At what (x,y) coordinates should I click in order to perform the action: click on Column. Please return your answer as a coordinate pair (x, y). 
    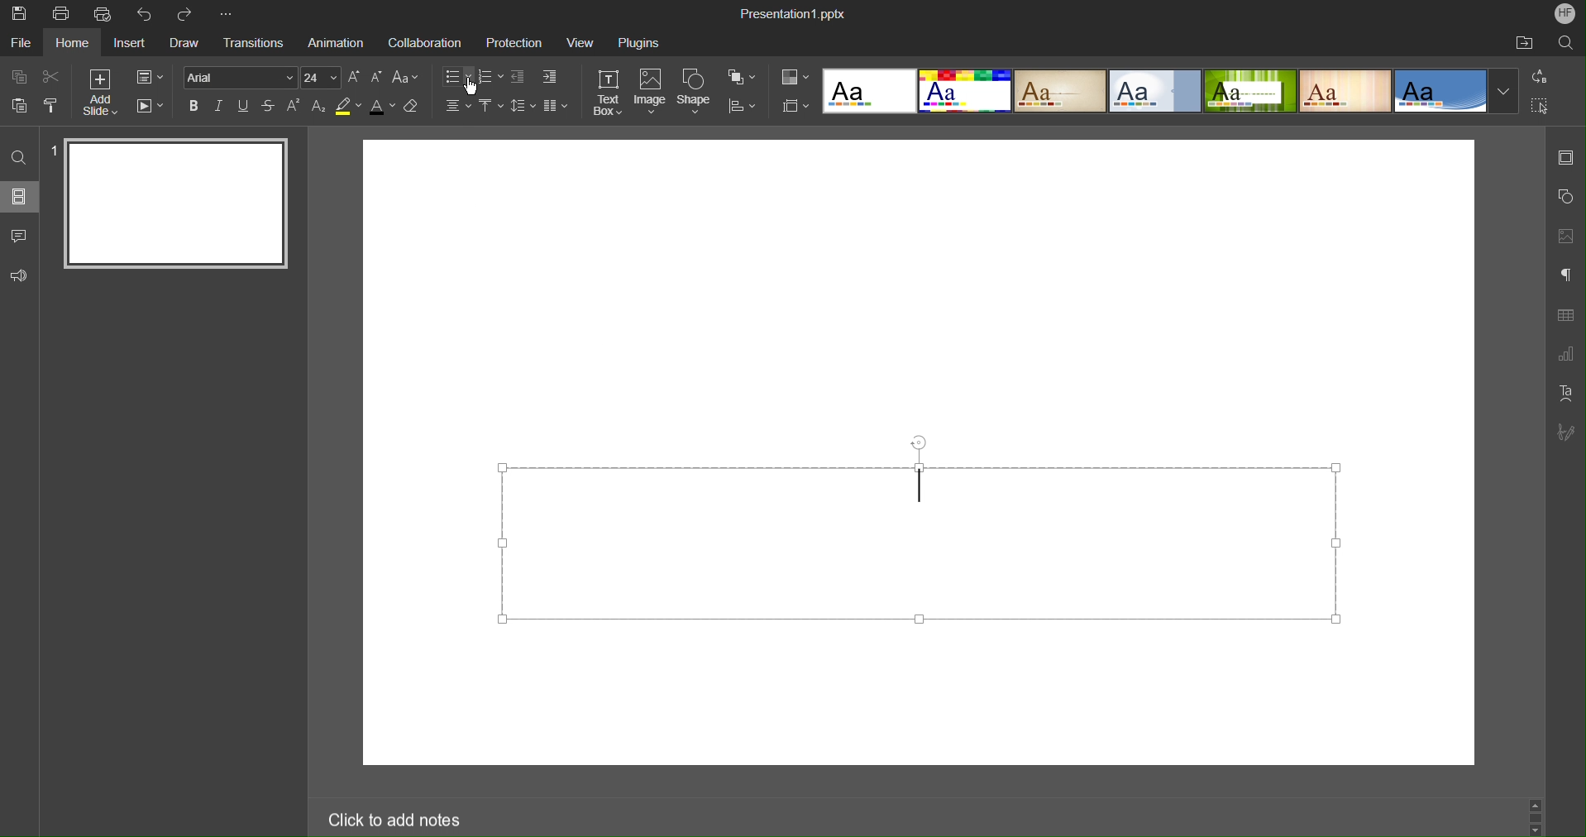
    Looking at the image, I should click on (556, 107).